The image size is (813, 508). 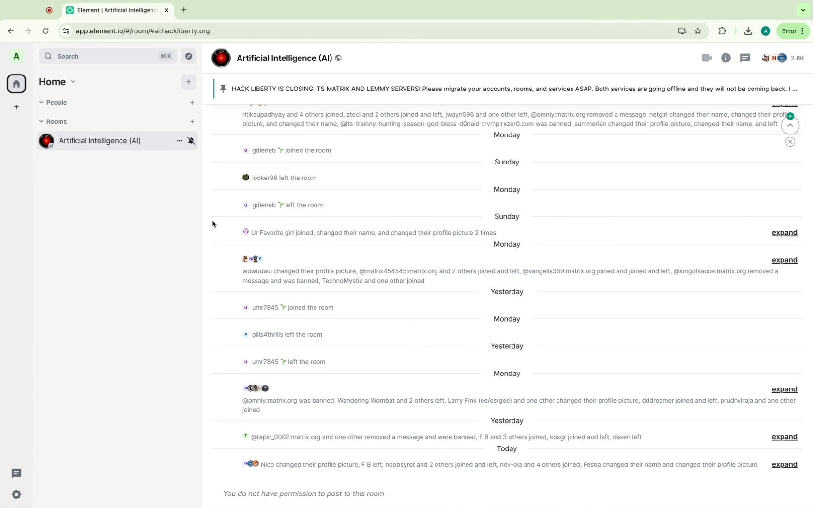 What do you see at coordinates (27, 30) in the screenshot?
I see `forward` at bounding box center [27, 30].